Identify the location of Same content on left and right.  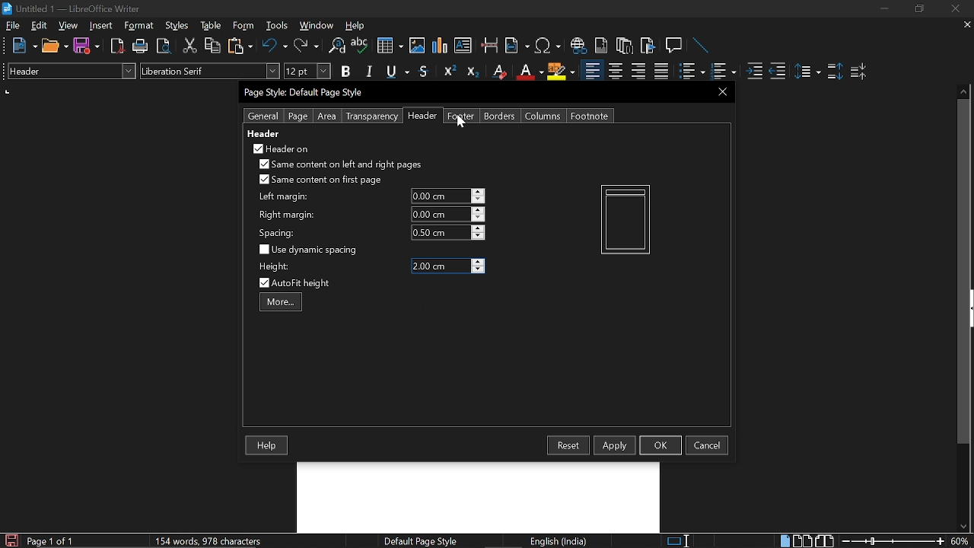
(339, 166).